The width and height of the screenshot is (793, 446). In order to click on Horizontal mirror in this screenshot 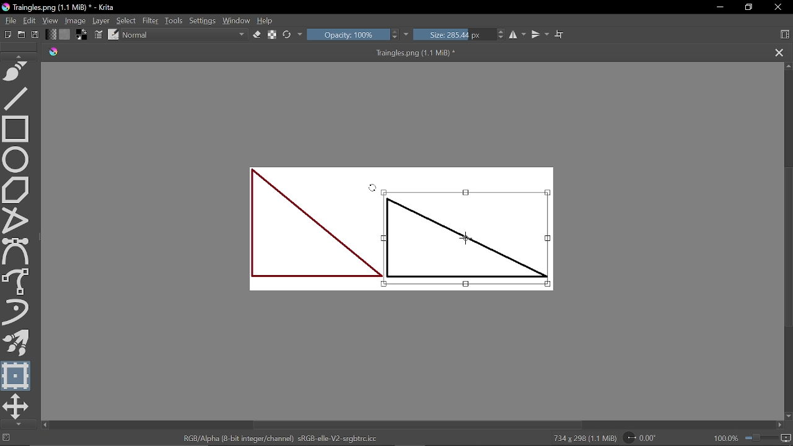, I will do `click(518, 35)`.